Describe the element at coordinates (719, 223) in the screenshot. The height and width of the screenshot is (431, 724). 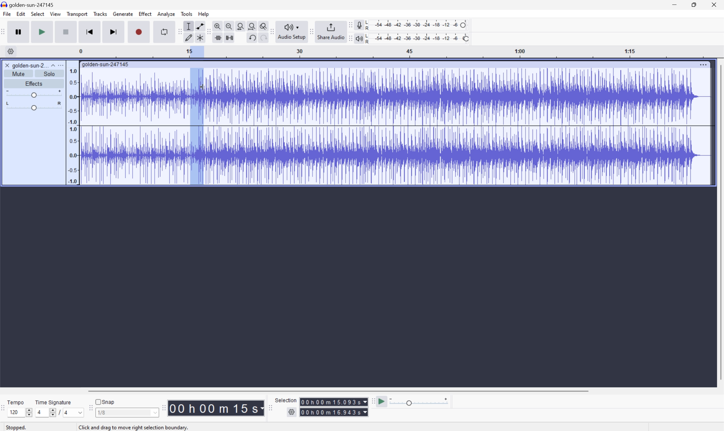
I see `Scroll Bar` at that location.